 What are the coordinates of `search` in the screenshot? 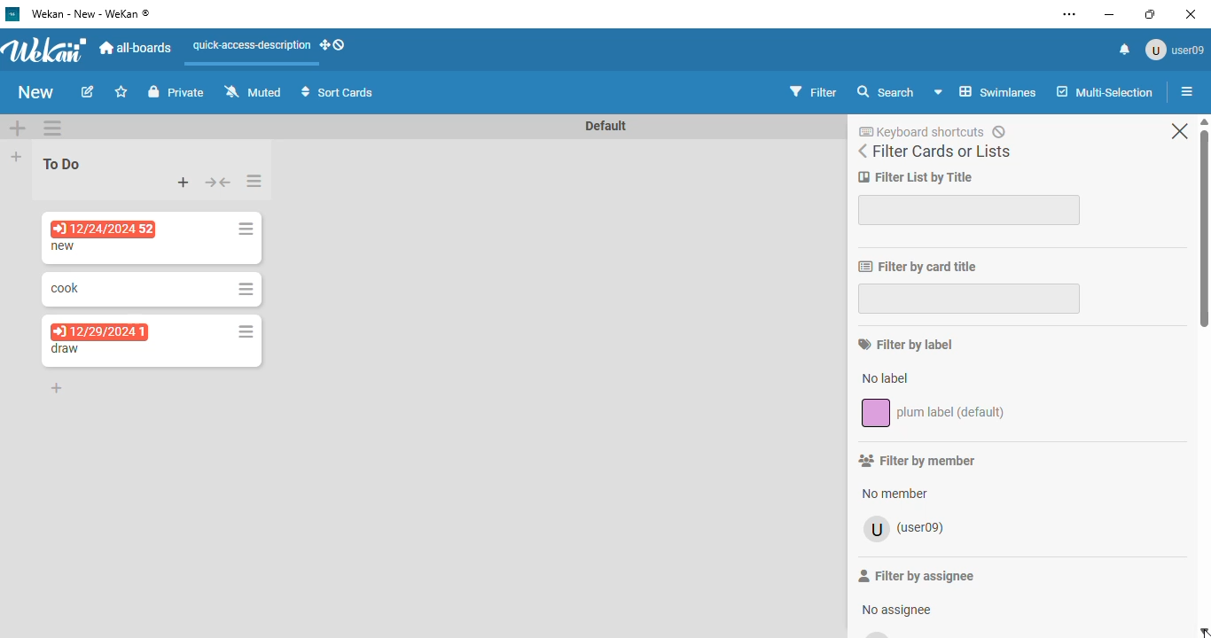 It's located at (886, 91).